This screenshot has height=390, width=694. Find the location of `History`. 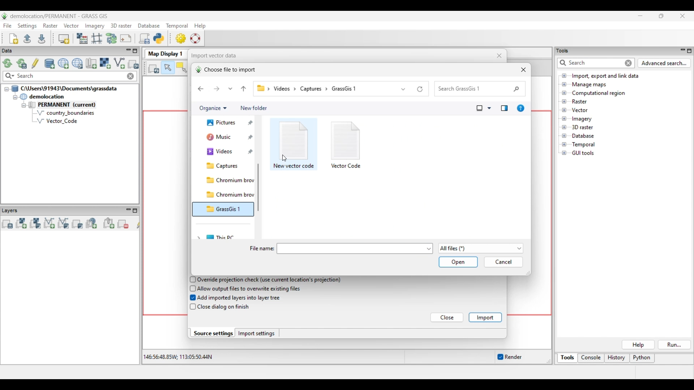

History is located at coordinates (617, 358).